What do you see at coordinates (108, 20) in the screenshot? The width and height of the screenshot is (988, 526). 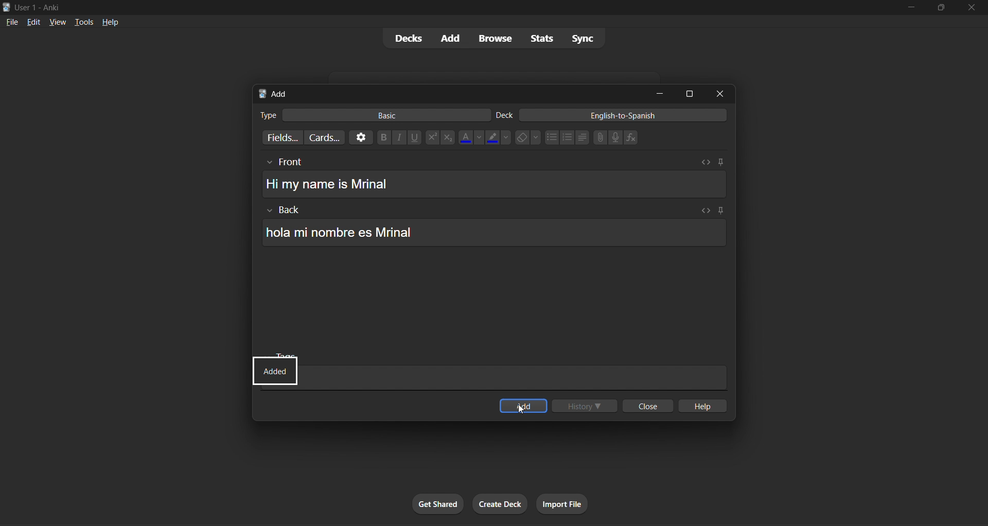 I see `help` at bounding box center [108, 20].